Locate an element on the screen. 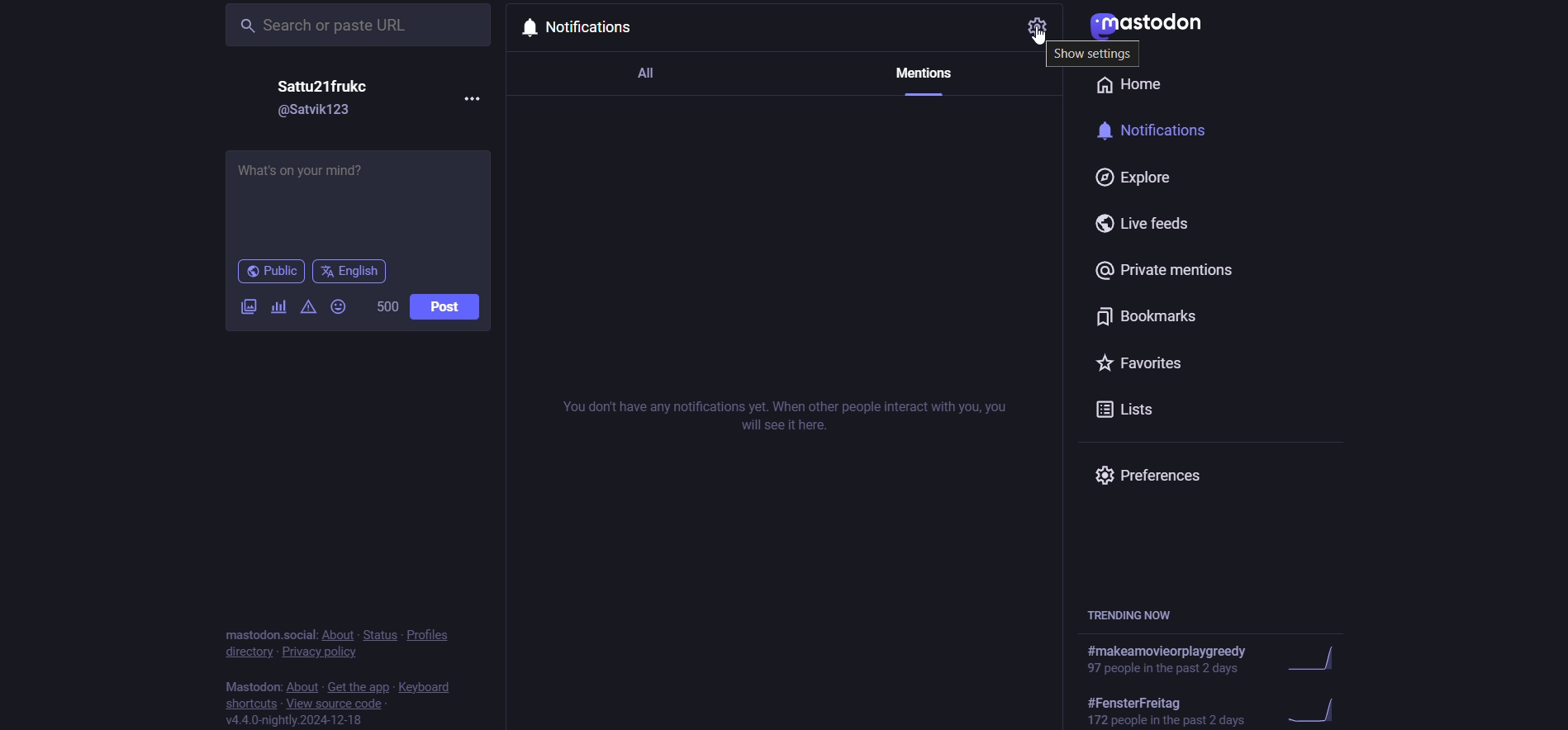 The height and width of the screenshot is (730, 1568). Public is located at coordinates (271, 272).